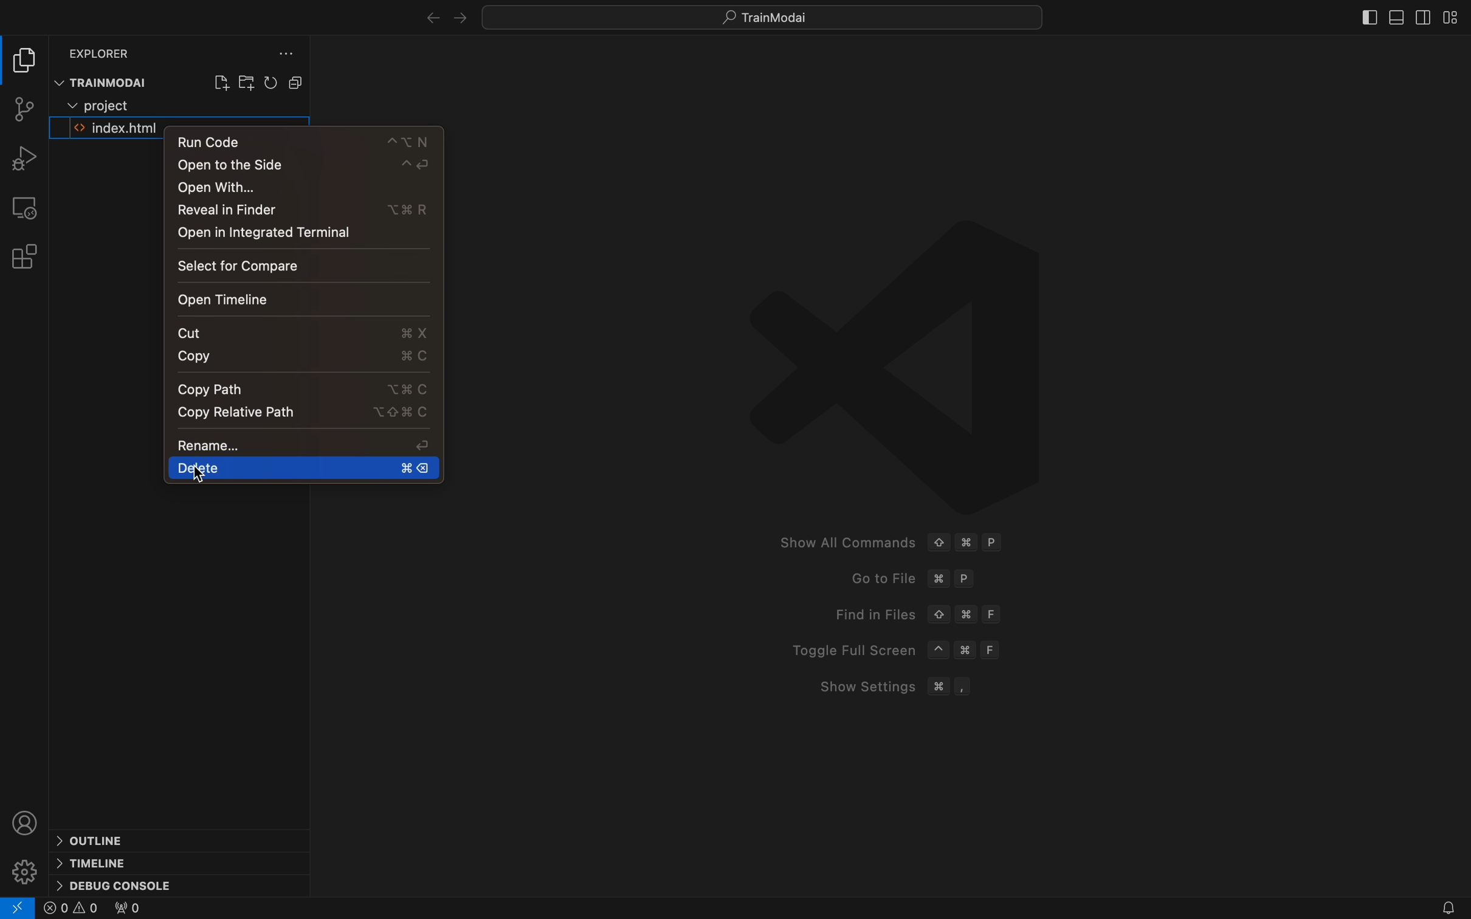 The height and width of the screenshot is (919, 1471). What do you see at coordinates (192, 358) in the screenshot?
I see `copy` at bounding box center [192, 358].